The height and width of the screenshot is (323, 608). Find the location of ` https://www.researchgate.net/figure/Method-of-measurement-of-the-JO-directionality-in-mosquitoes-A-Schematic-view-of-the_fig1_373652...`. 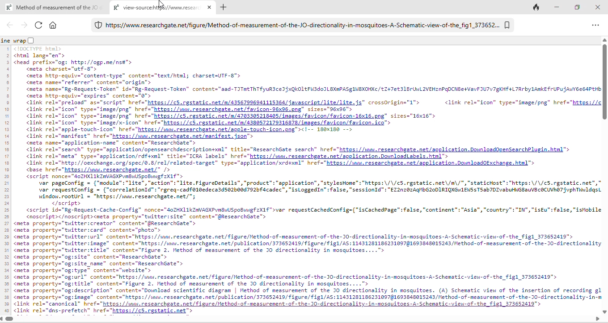

 https://www.researchgate.net/figure/Method-of-measurement-of-the-JO-directionality-in-mosquitoes-A-Schematic-view-of-the_fig1_373652... is located at coordinates (303, 25).